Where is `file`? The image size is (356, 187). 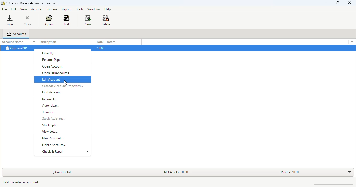 file is located at coordinates (4, 9).